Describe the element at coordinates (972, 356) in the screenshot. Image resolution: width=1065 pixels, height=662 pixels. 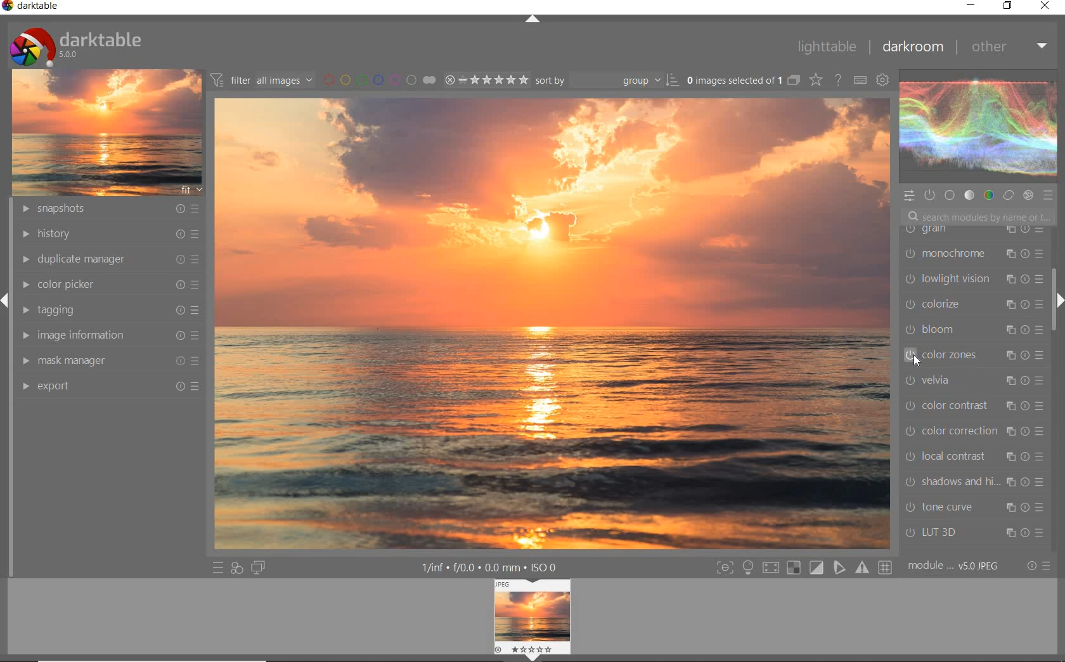
I see `color zones` at that location.